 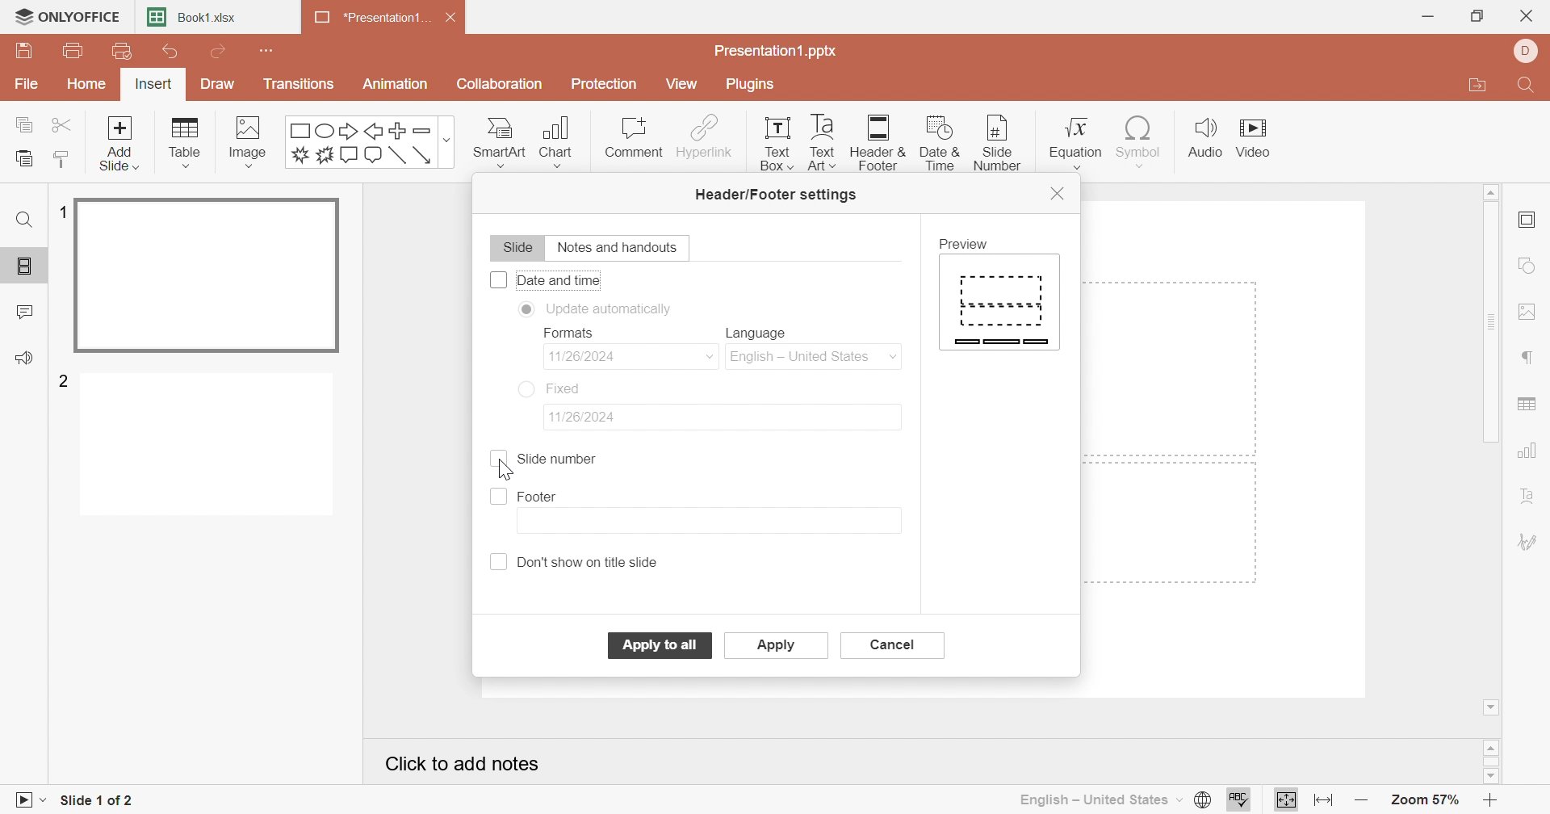 I want to click on Smart, so click(x=498, y=139).